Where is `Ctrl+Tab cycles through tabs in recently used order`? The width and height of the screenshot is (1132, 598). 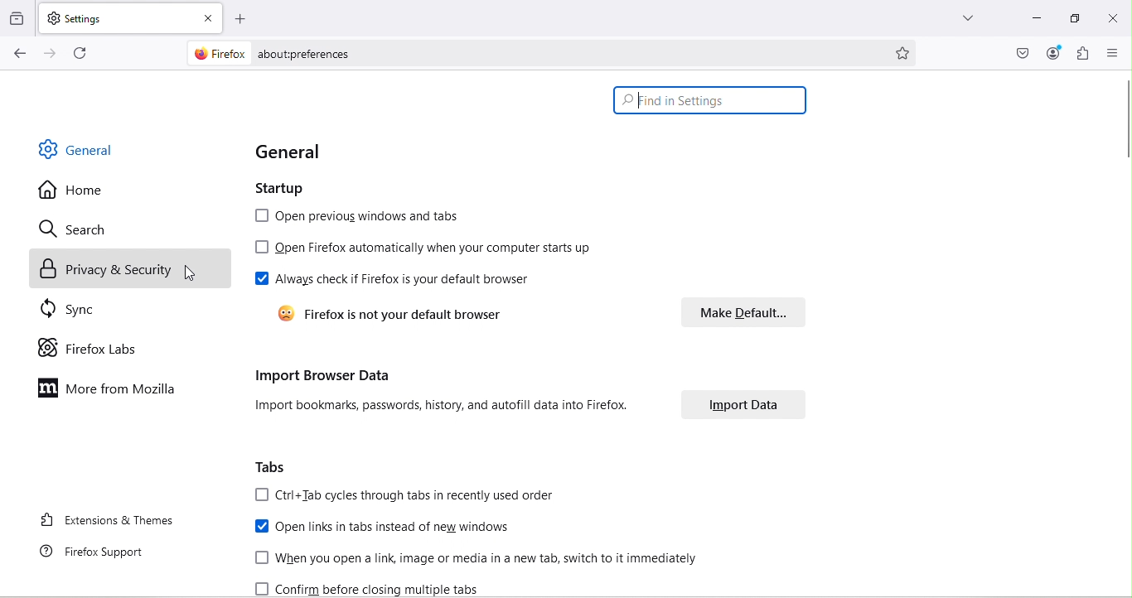 Ctrl+Tab cycles through tabs in recently used order is located at coordinates (408, 495).